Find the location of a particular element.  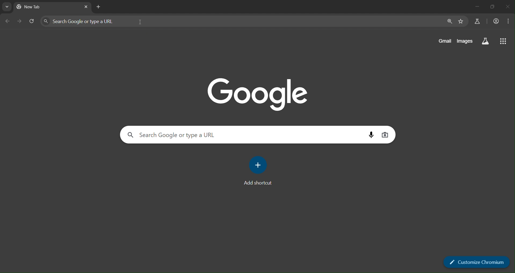

close tab is located at coordinates (86, 7).